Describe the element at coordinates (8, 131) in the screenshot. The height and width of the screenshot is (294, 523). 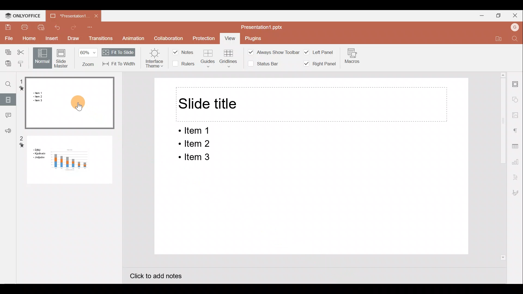
I see `Feedback & support` at that location.